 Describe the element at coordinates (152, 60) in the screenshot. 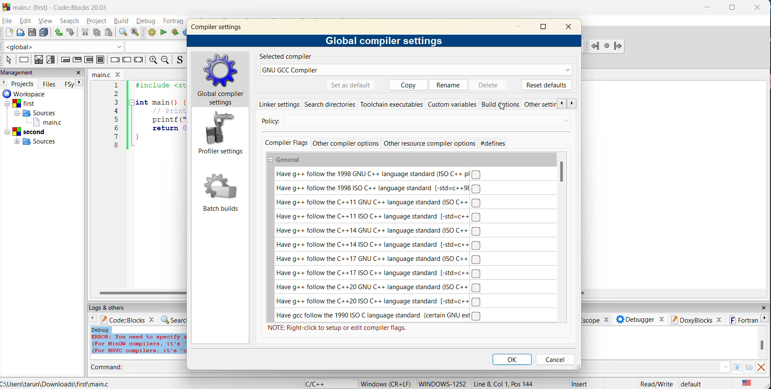

I see `zoom in` at that location.